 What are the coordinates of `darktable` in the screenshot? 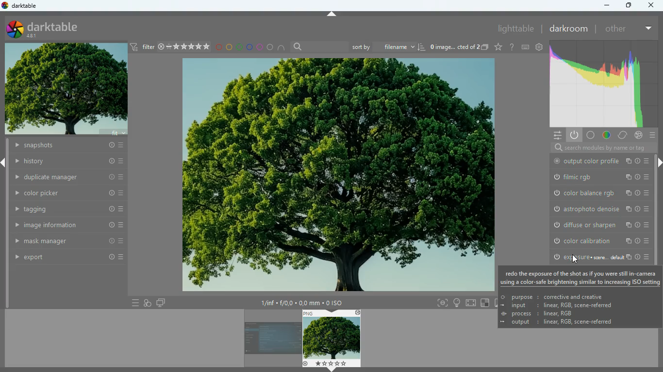 It's located at (48, 29).